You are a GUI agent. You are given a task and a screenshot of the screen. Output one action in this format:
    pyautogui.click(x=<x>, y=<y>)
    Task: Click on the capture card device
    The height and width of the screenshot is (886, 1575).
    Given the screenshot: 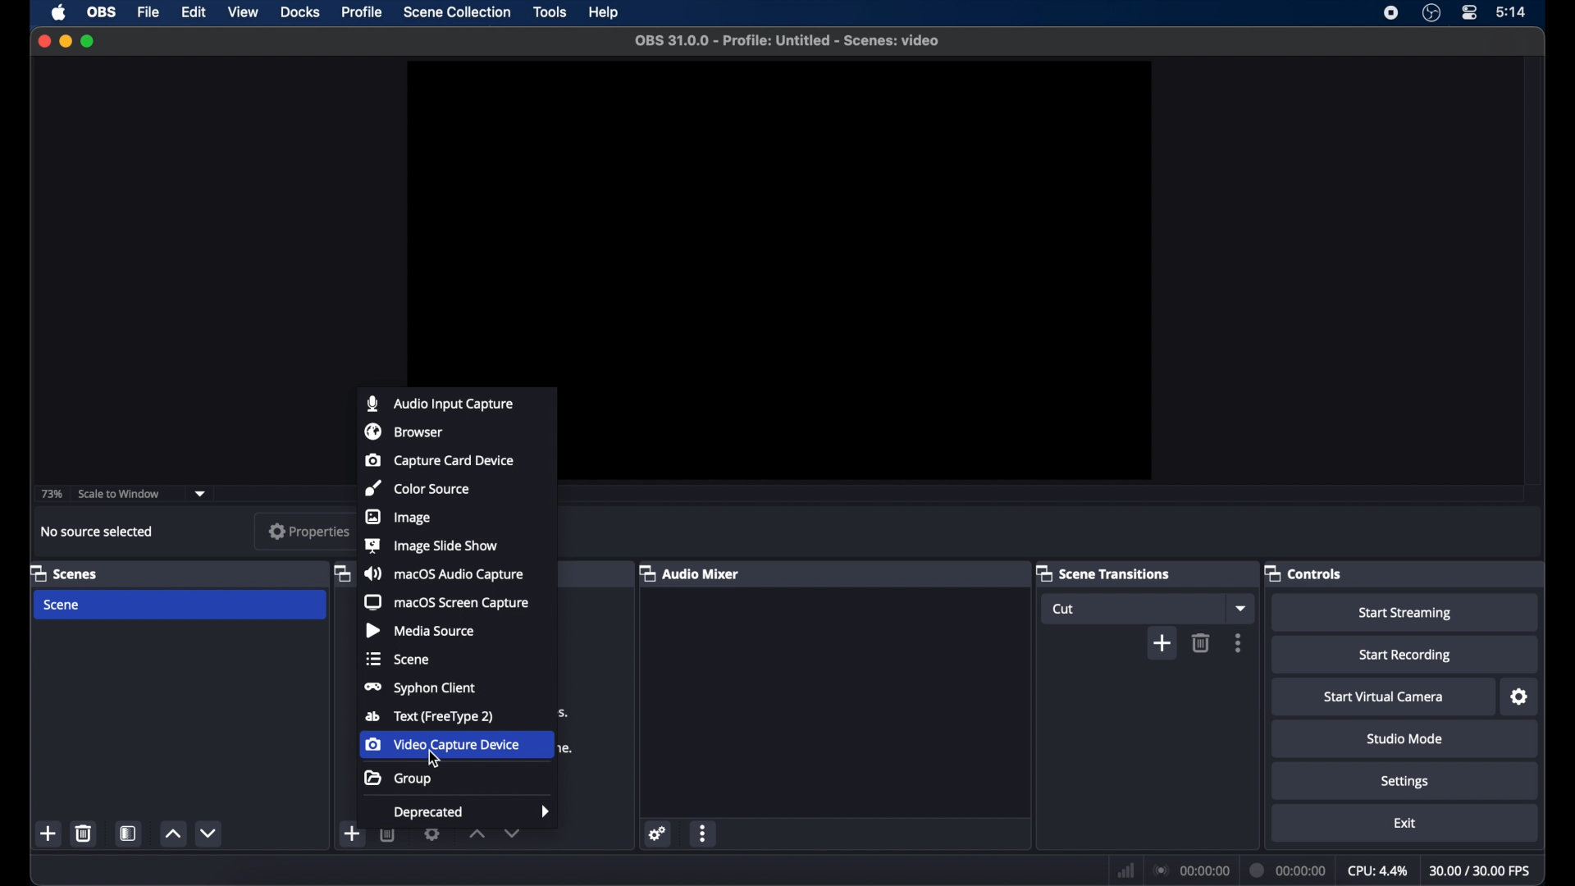 What is the action you would take?
    pyautogui.click(x=439, y=459)
    